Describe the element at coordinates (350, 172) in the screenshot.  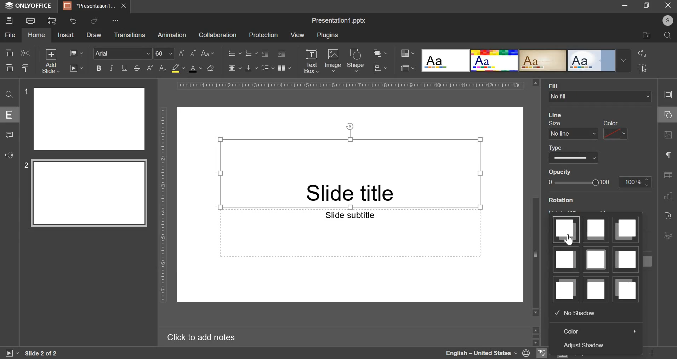
I see `slide title` at that location.